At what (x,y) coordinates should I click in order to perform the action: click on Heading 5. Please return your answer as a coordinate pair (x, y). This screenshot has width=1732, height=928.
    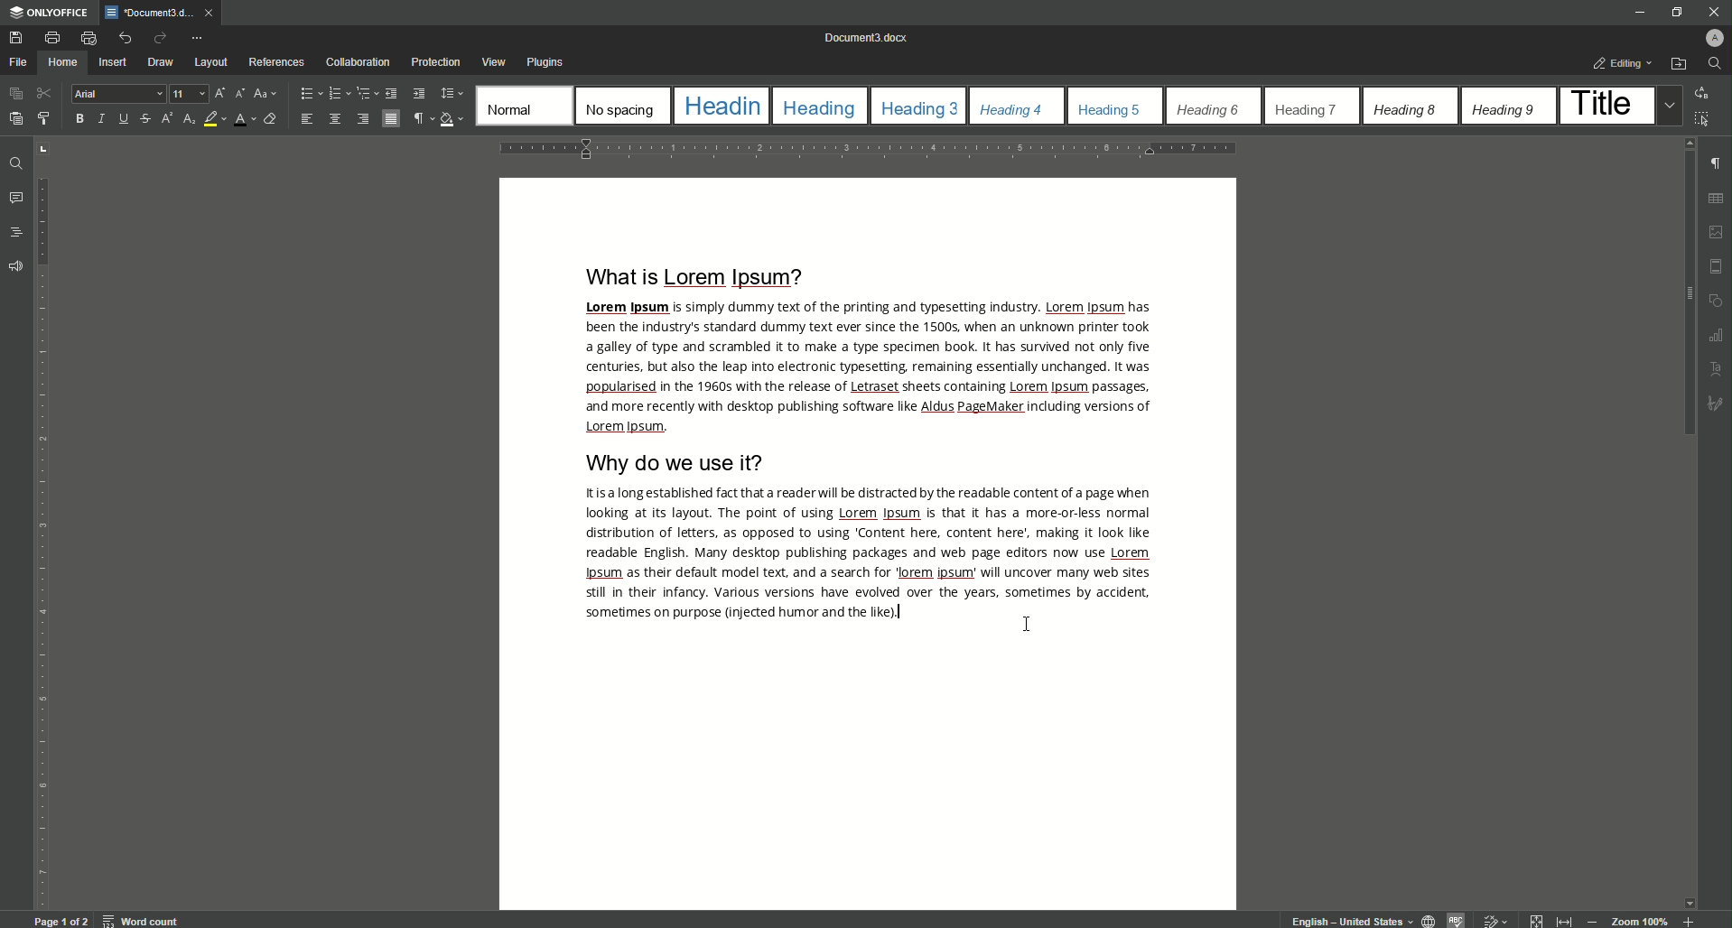
    Looking at the image, I should click on (1112, 109).